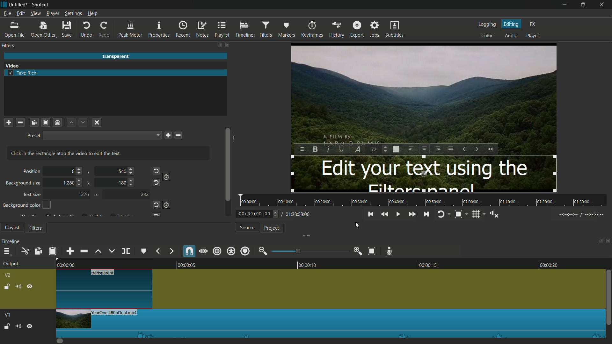 The height and width of the screenshot is (344, 612). What do you see at coordinates (463, 149) in the screenshot?
I see `backward` at bounding box center [463, 149].